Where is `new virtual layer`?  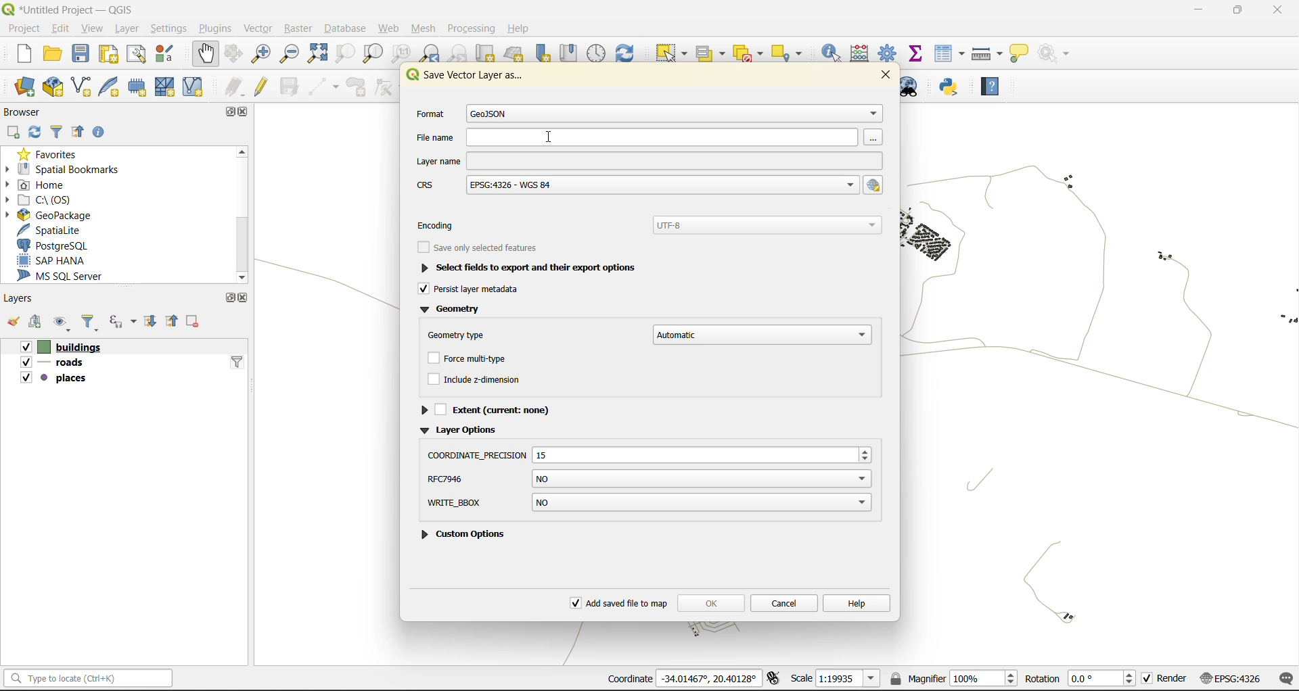
new virtual layer is located at coordinates (191, 87).